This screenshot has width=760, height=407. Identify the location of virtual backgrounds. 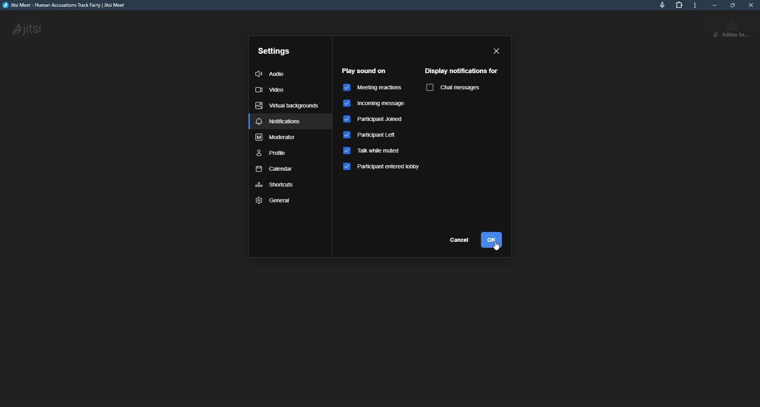
(287, 106).